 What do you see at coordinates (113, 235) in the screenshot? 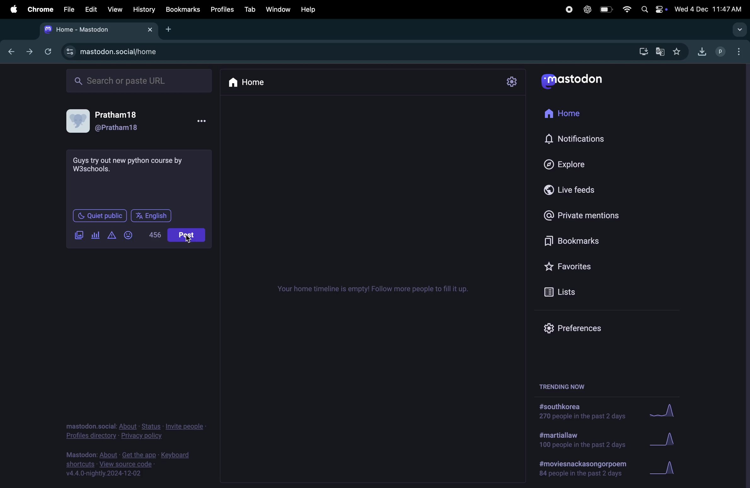
I see `alert` at bounding box center [113, 235].